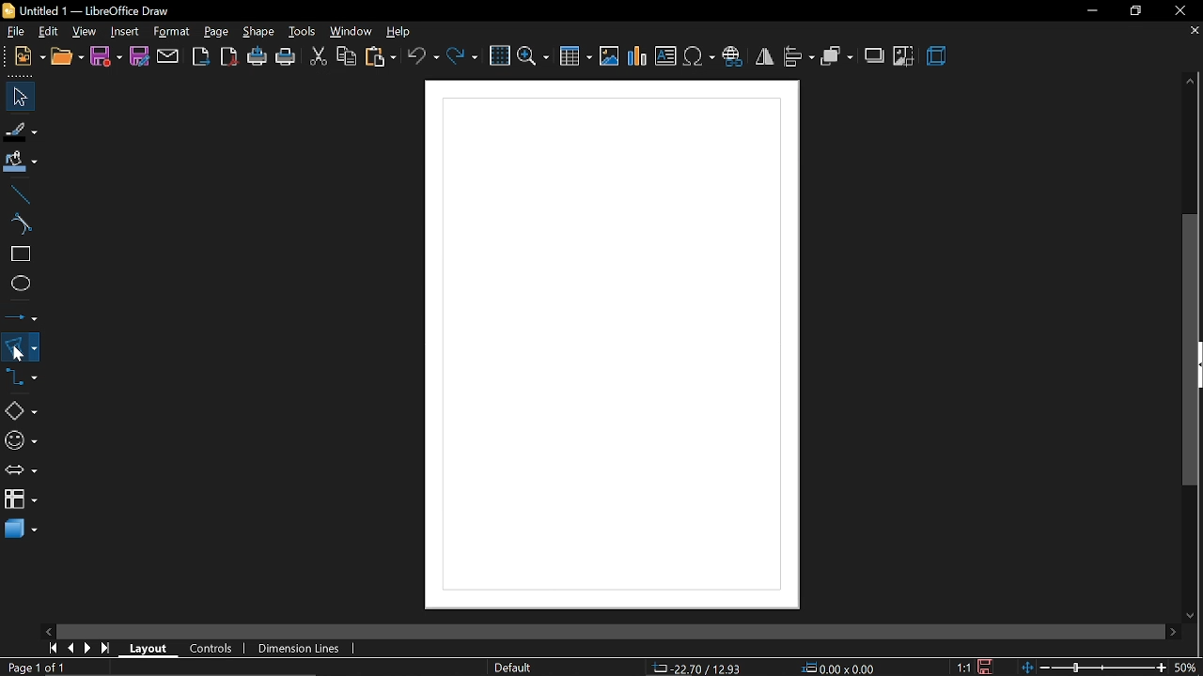 This screenshot has height=676, width=1203. Describe the element at coordinates (230, 57) in the screenshot. I see `export as pdf` at that location.